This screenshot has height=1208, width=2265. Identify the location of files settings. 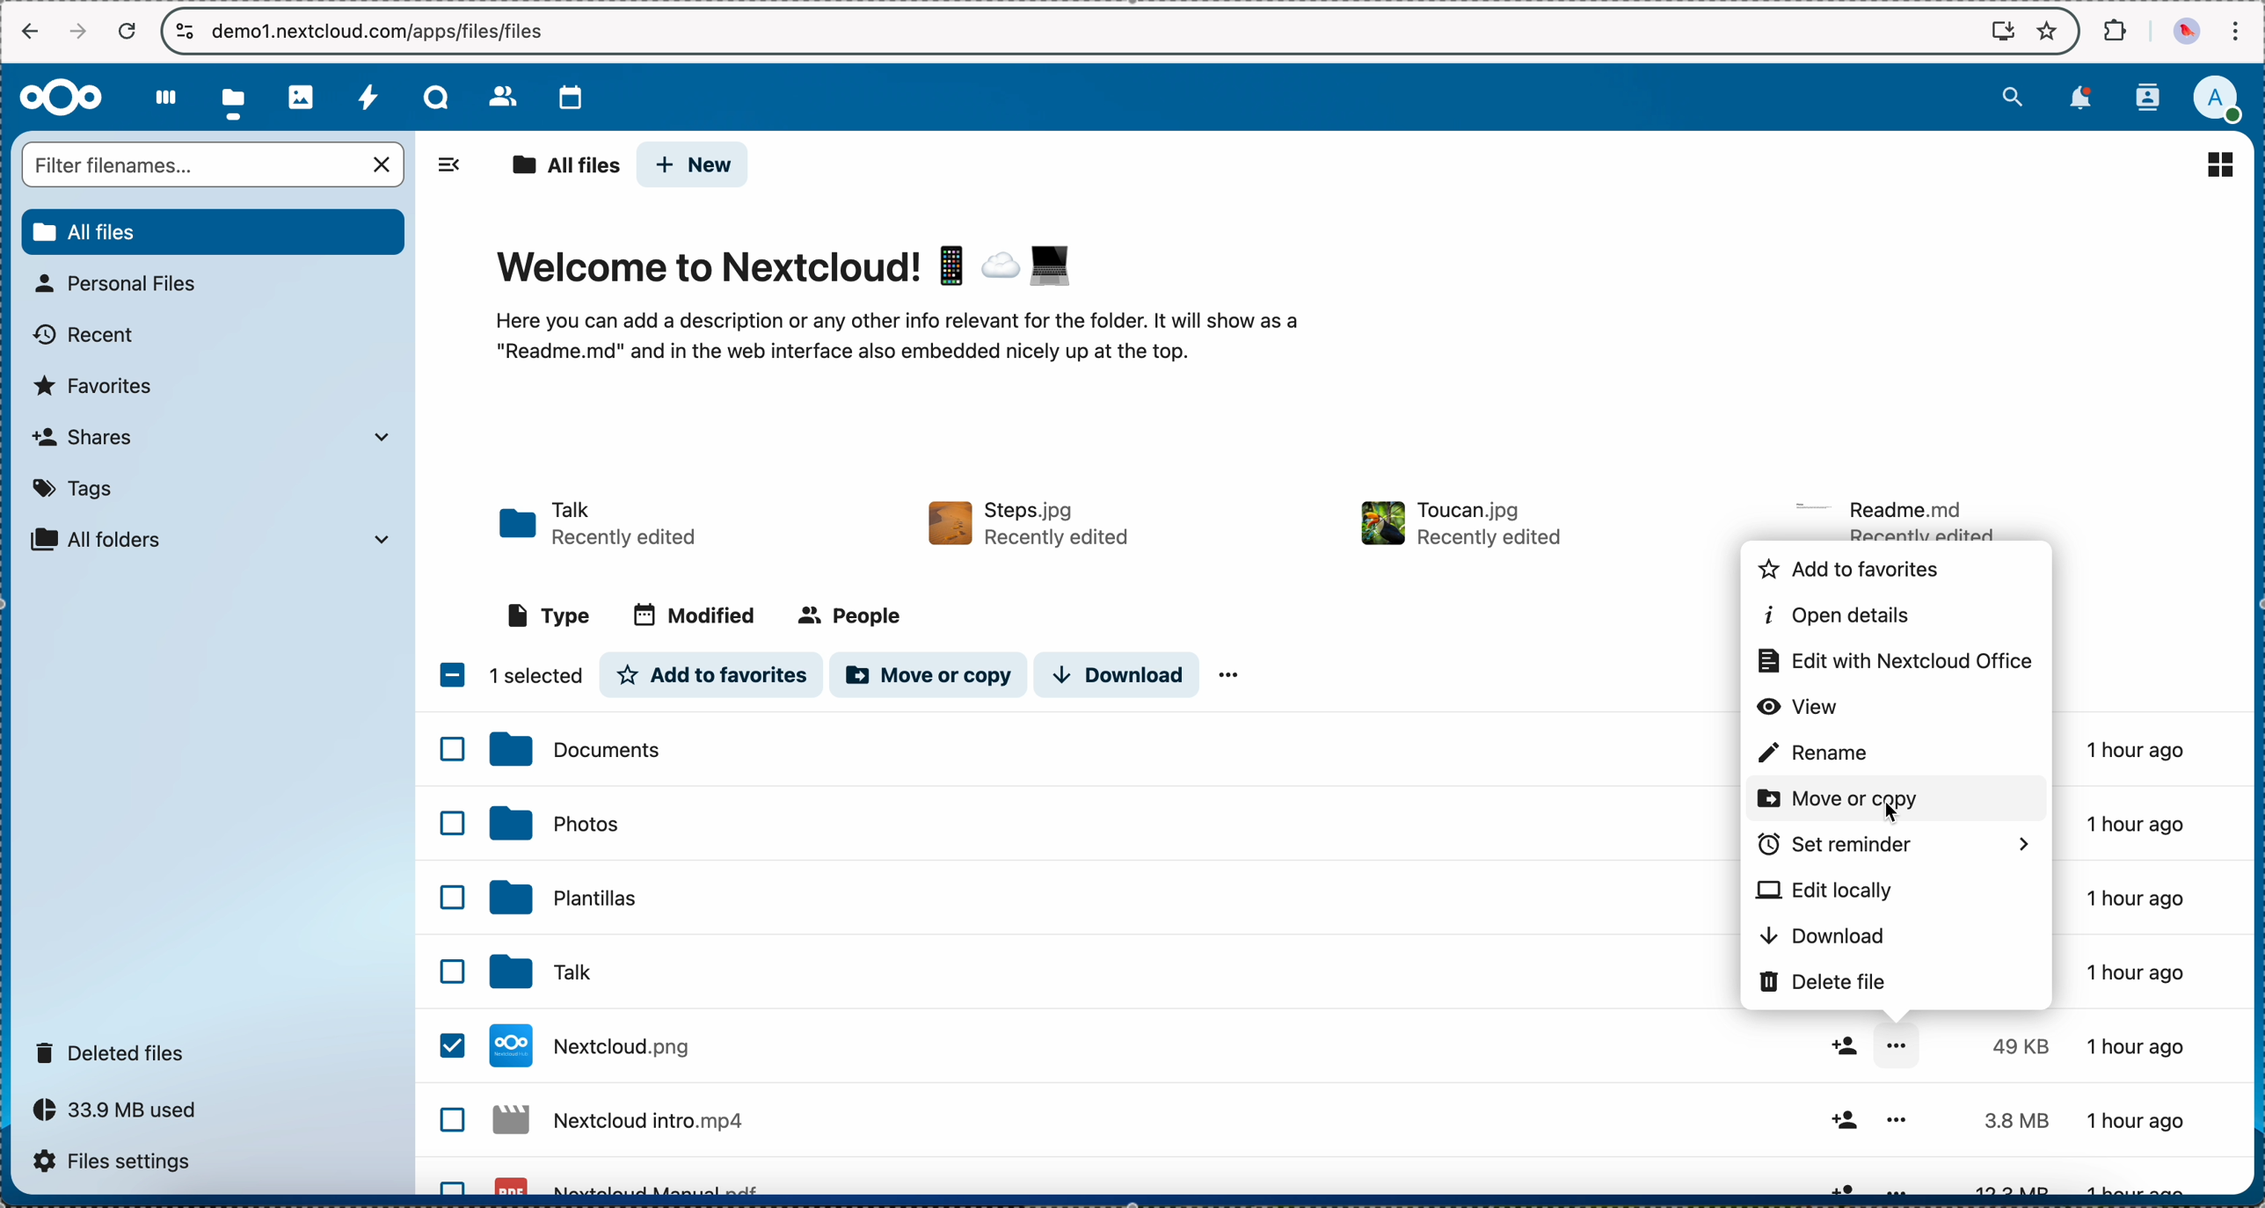
(117, 1162).